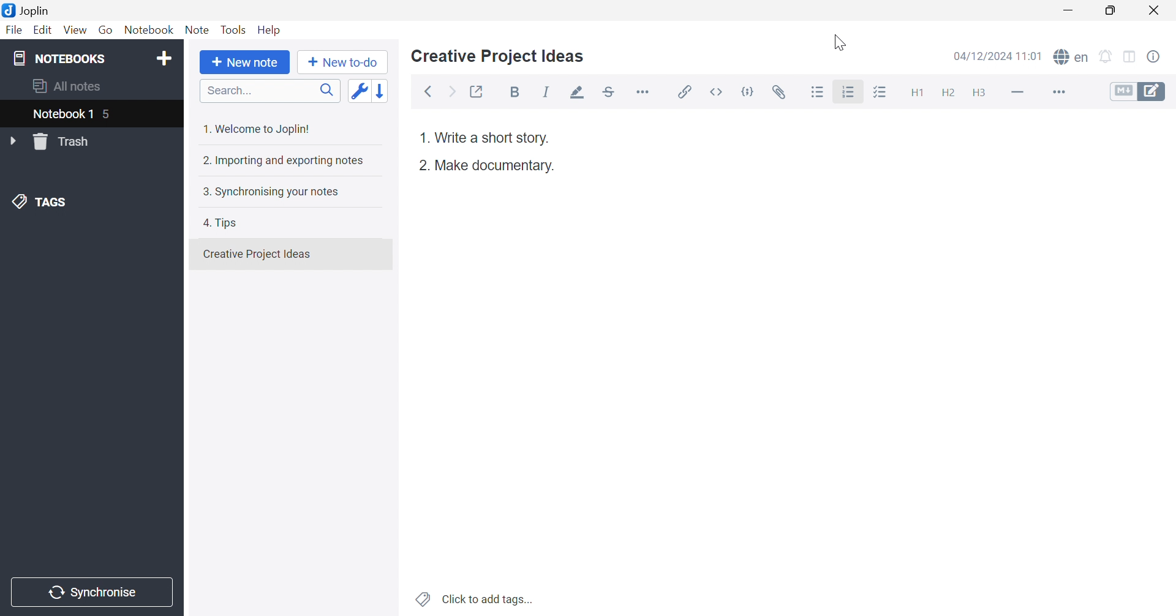 The image size is (1176, 616). Describe the element at coordinates (15, 141) in the screenshot. I see `Drop Down` at that location.